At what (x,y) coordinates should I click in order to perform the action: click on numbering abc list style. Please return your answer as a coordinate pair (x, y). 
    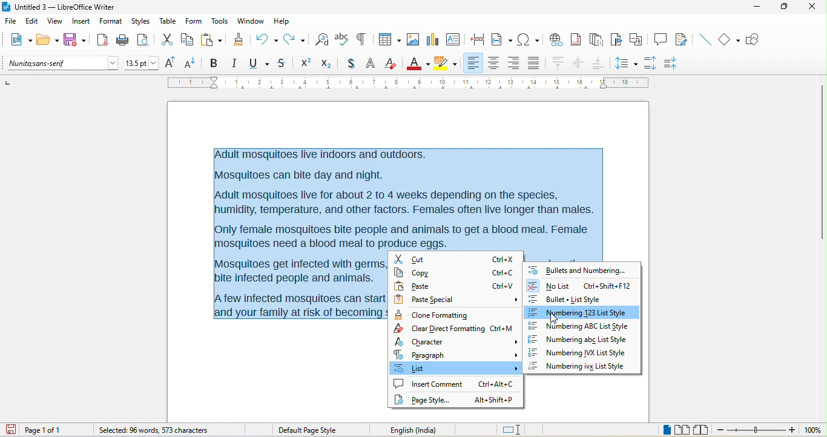
    Looking at the image, I should click on (587, 341).